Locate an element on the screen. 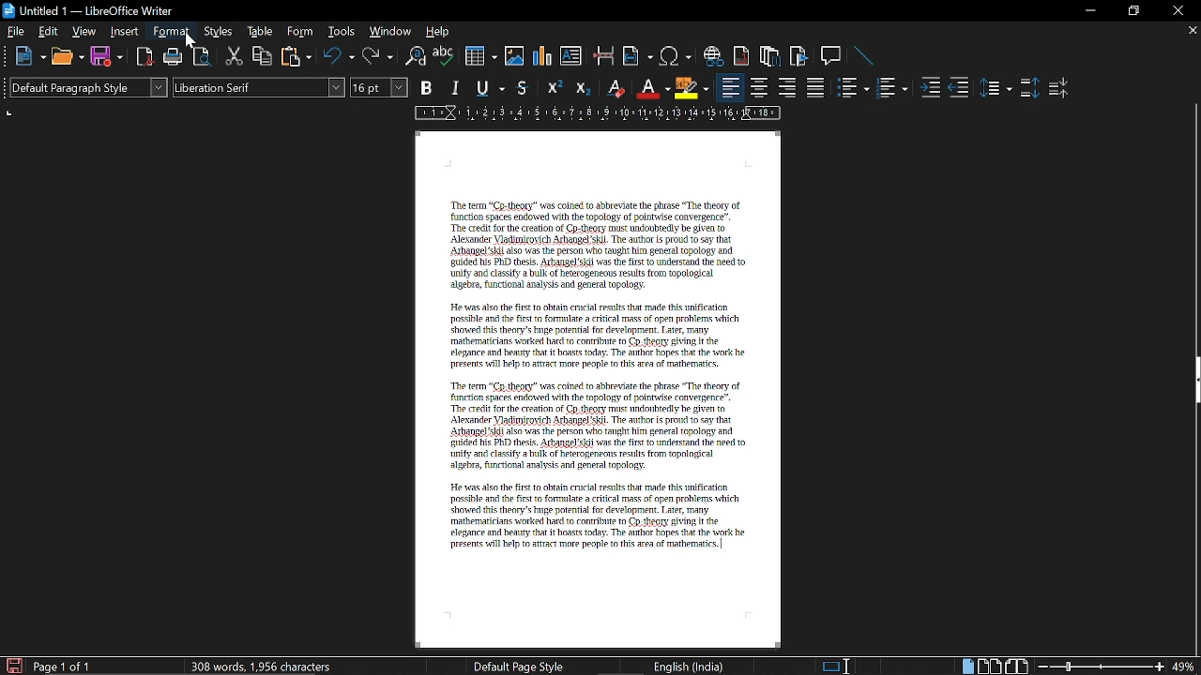 This screenshot has width=1201, height=675. Text size is located at coordinates (378, 87).